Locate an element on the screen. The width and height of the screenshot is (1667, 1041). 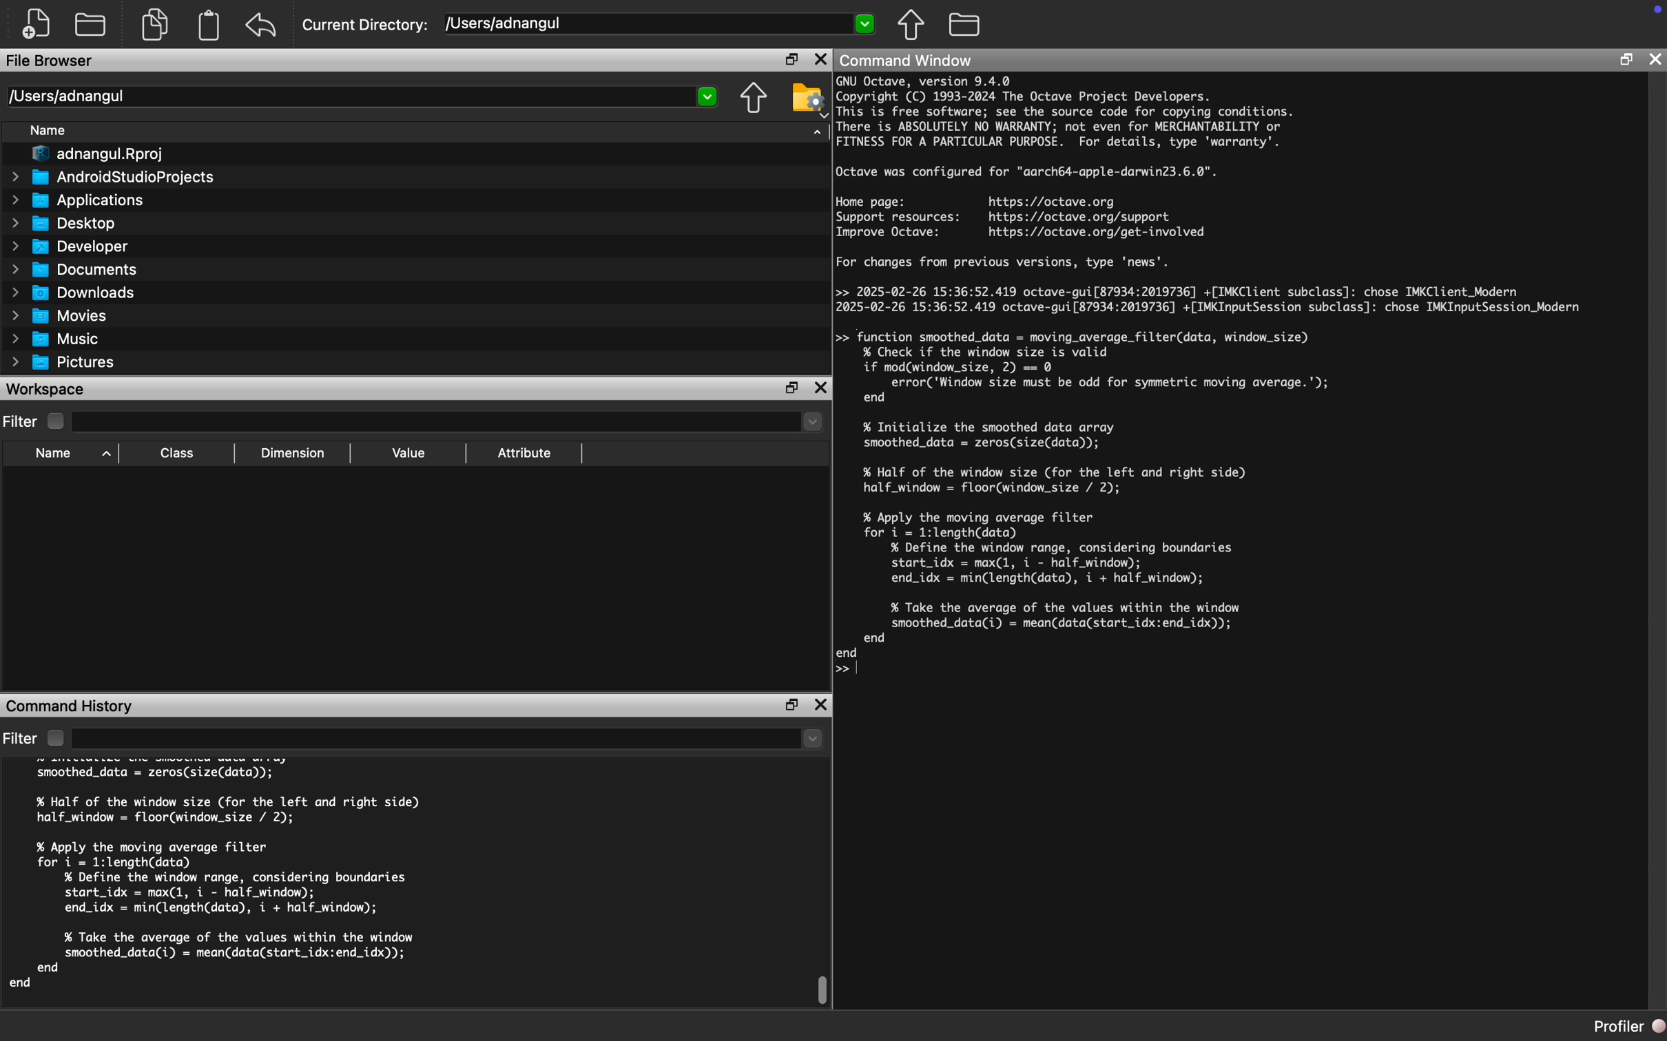
Restore Down is located at coordinates (791, 60).